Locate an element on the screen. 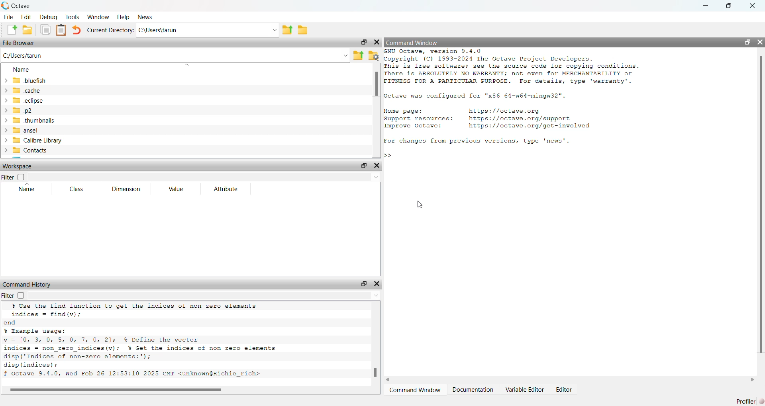   Contacts is located at coordinates (27, 151).